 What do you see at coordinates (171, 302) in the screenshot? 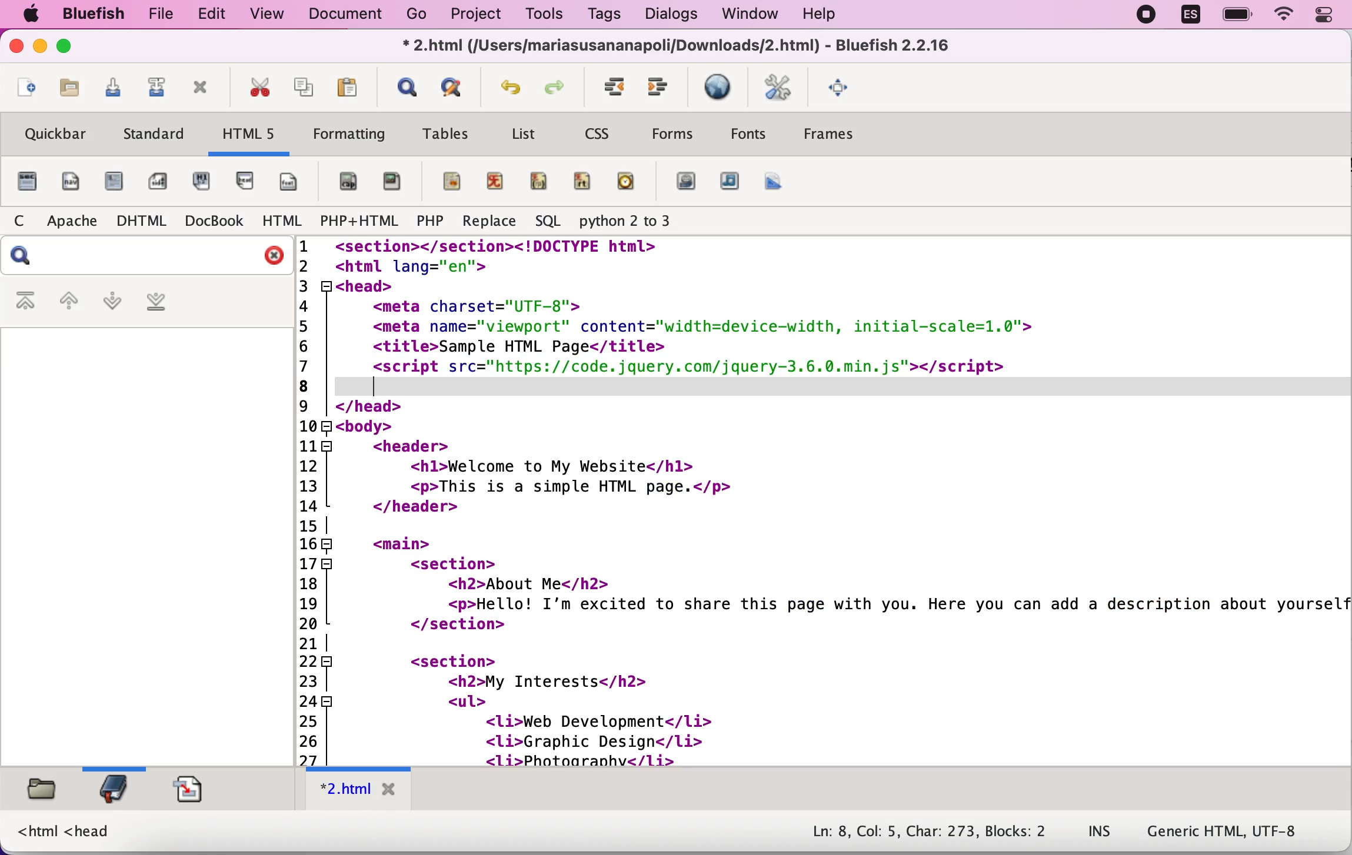
I see `last bookmark` at bounding box center [171, 302].